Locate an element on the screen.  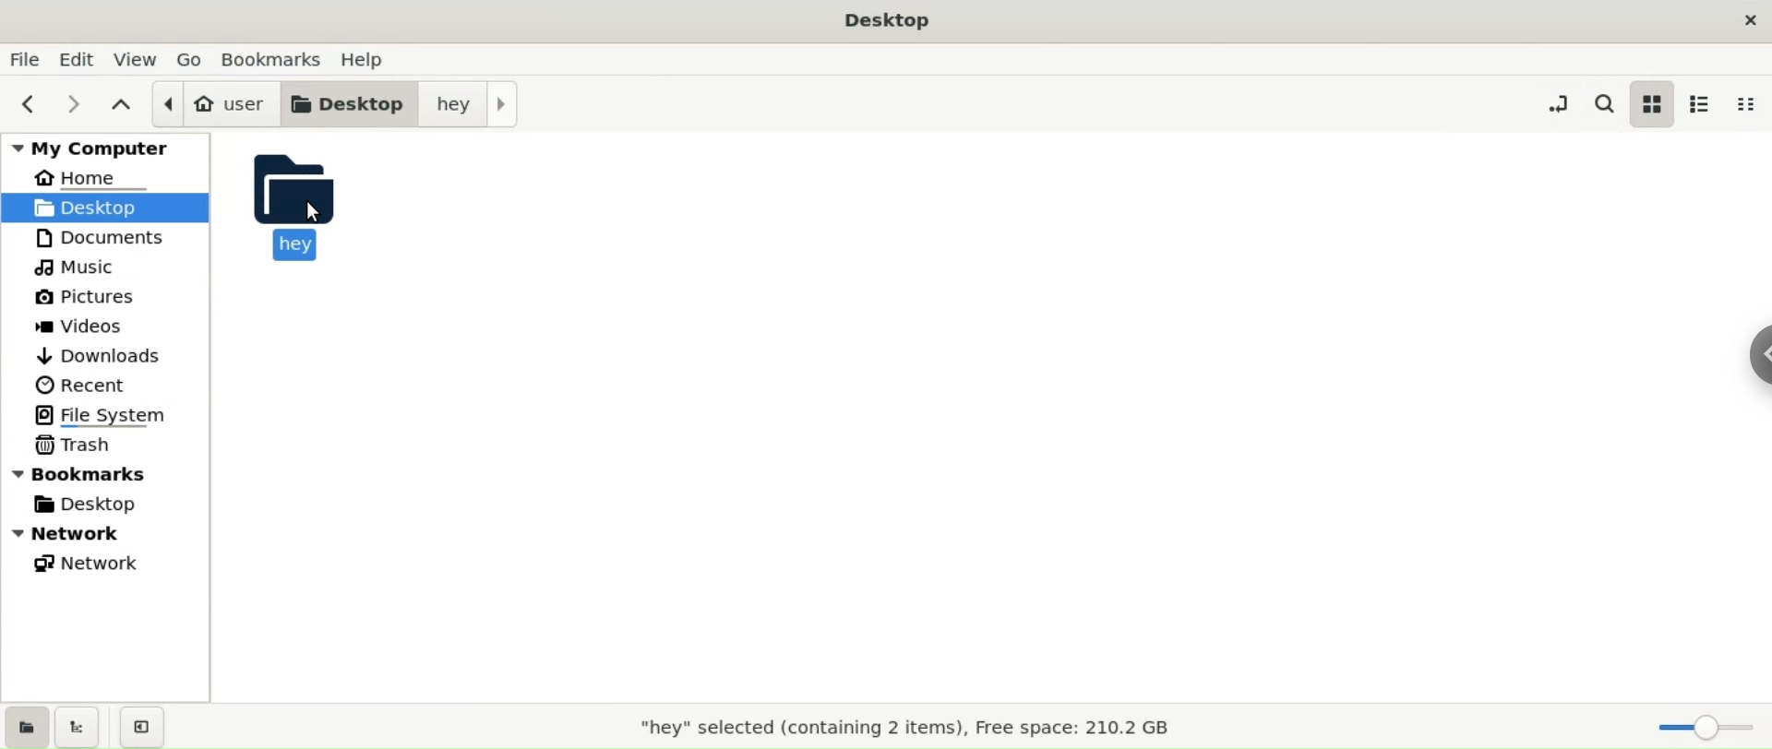
show treeview is located at coordinates (75, 729).